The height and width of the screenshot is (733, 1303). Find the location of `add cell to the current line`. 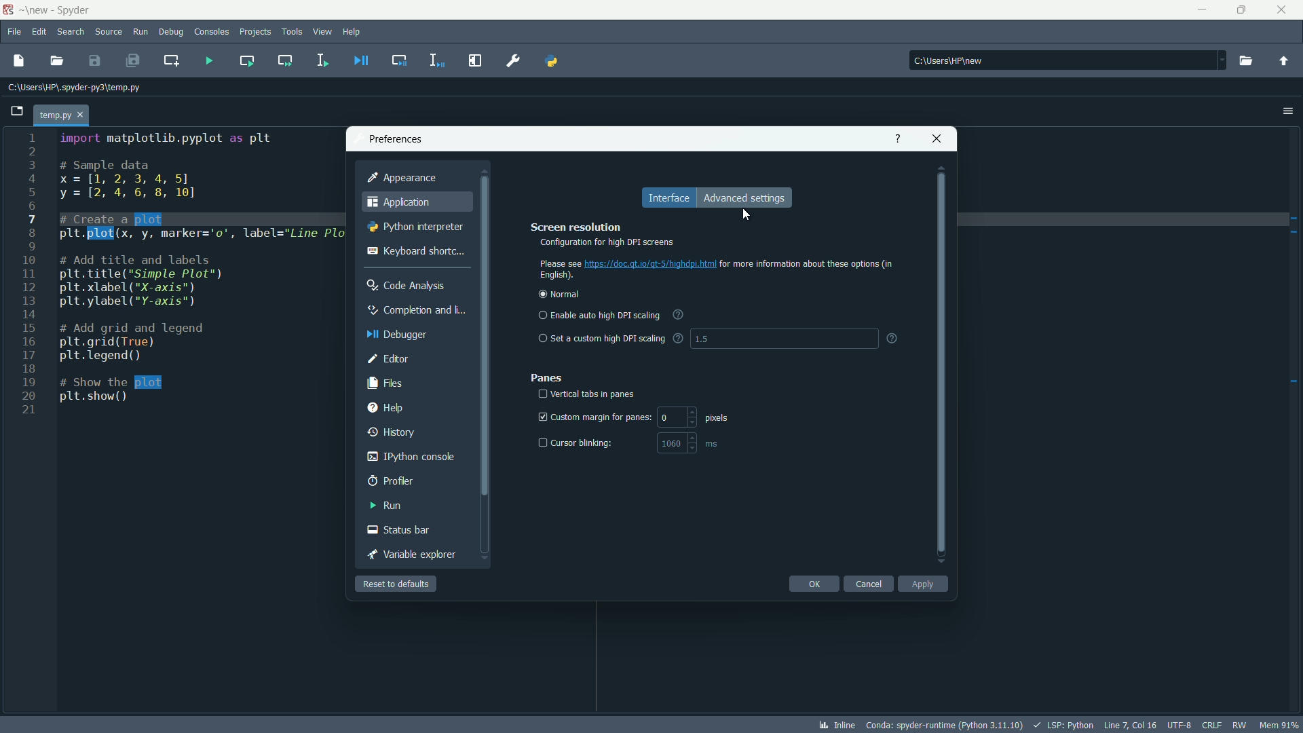

add cell to the current line is located at coordinates (170, 60).